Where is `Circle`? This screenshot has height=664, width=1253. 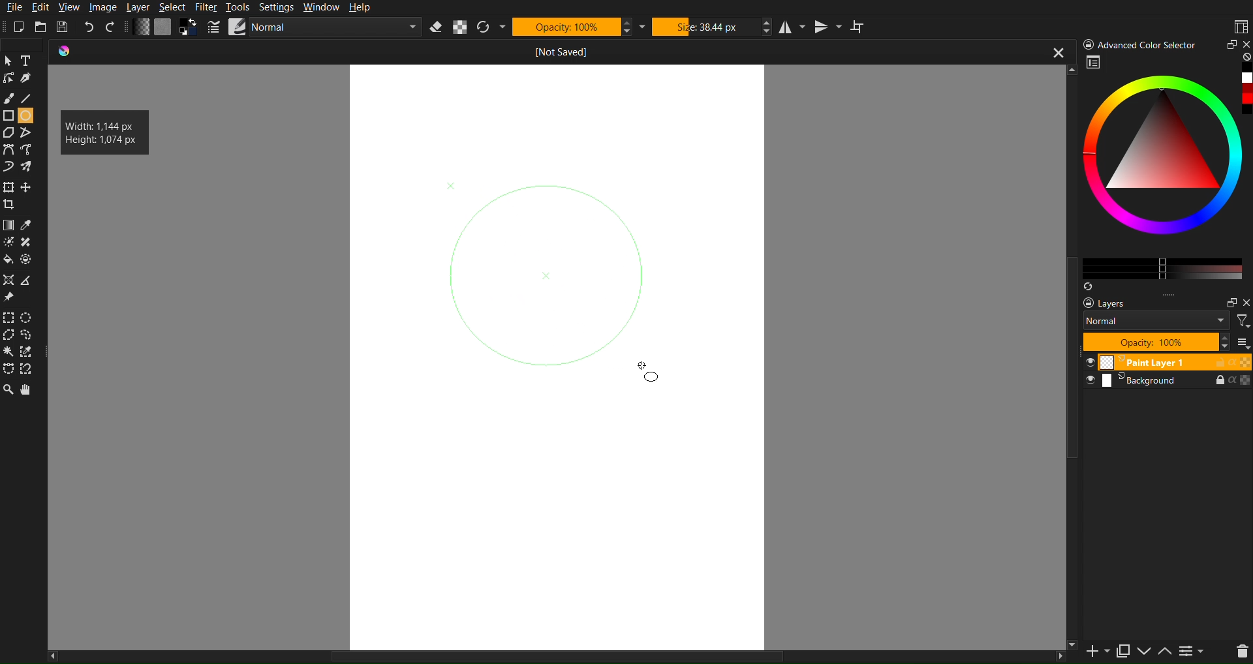
Circle is located at coordinates (27, 115).